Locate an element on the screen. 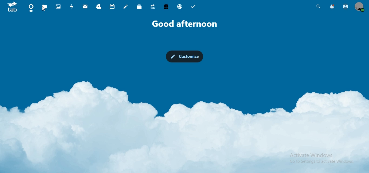  contact is located at coordinates (99, 6).